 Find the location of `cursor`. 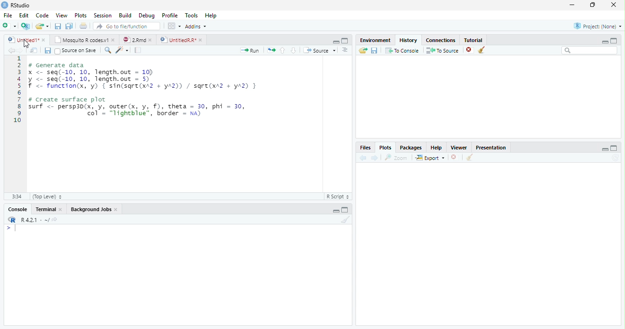

cursor is located at coordinates (26, 44).